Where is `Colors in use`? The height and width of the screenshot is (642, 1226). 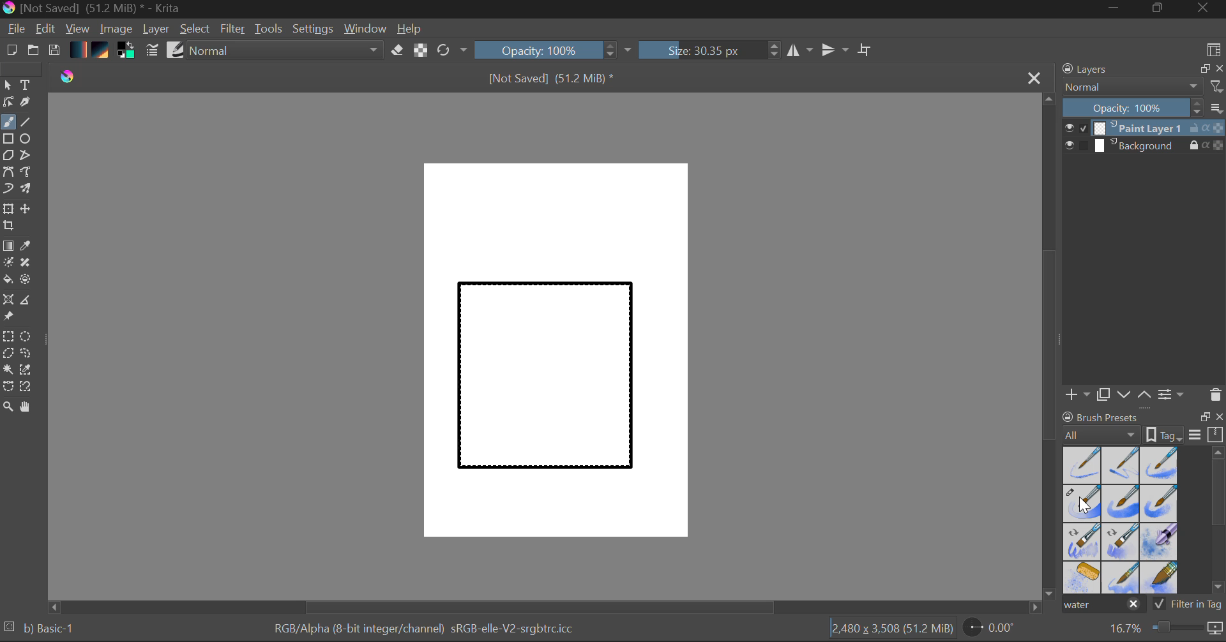 Colors in use is located at coordinates (127, 51).